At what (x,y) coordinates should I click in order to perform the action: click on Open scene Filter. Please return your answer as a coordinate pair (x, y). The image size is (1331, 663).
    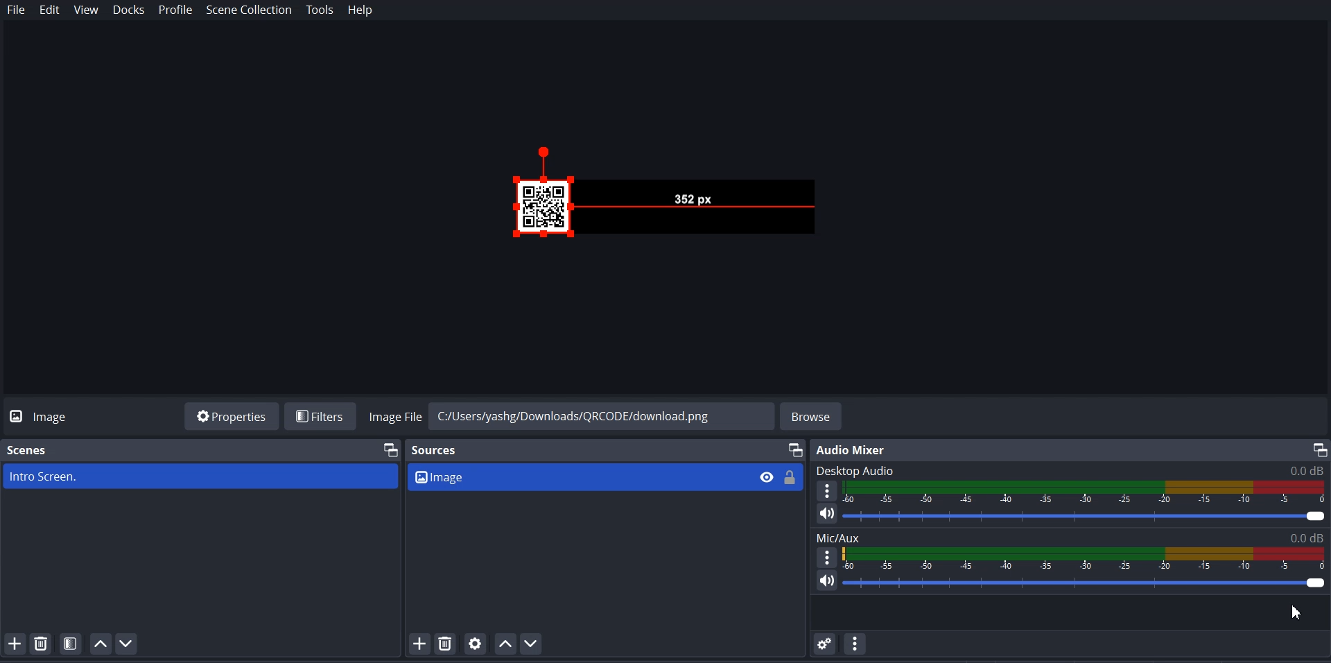
    Looking at the image, I should click on (71, 642).